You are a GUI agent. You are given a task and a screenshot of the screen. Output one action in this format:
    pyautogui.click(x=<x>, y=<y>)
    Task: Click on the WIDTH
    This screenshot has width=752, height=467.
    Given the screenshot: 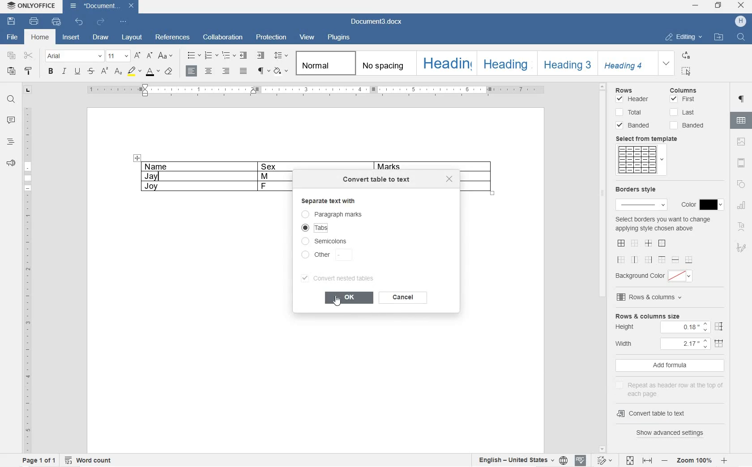 What is the action you would take?
    pyautogui.click(x=628, y=343)
    